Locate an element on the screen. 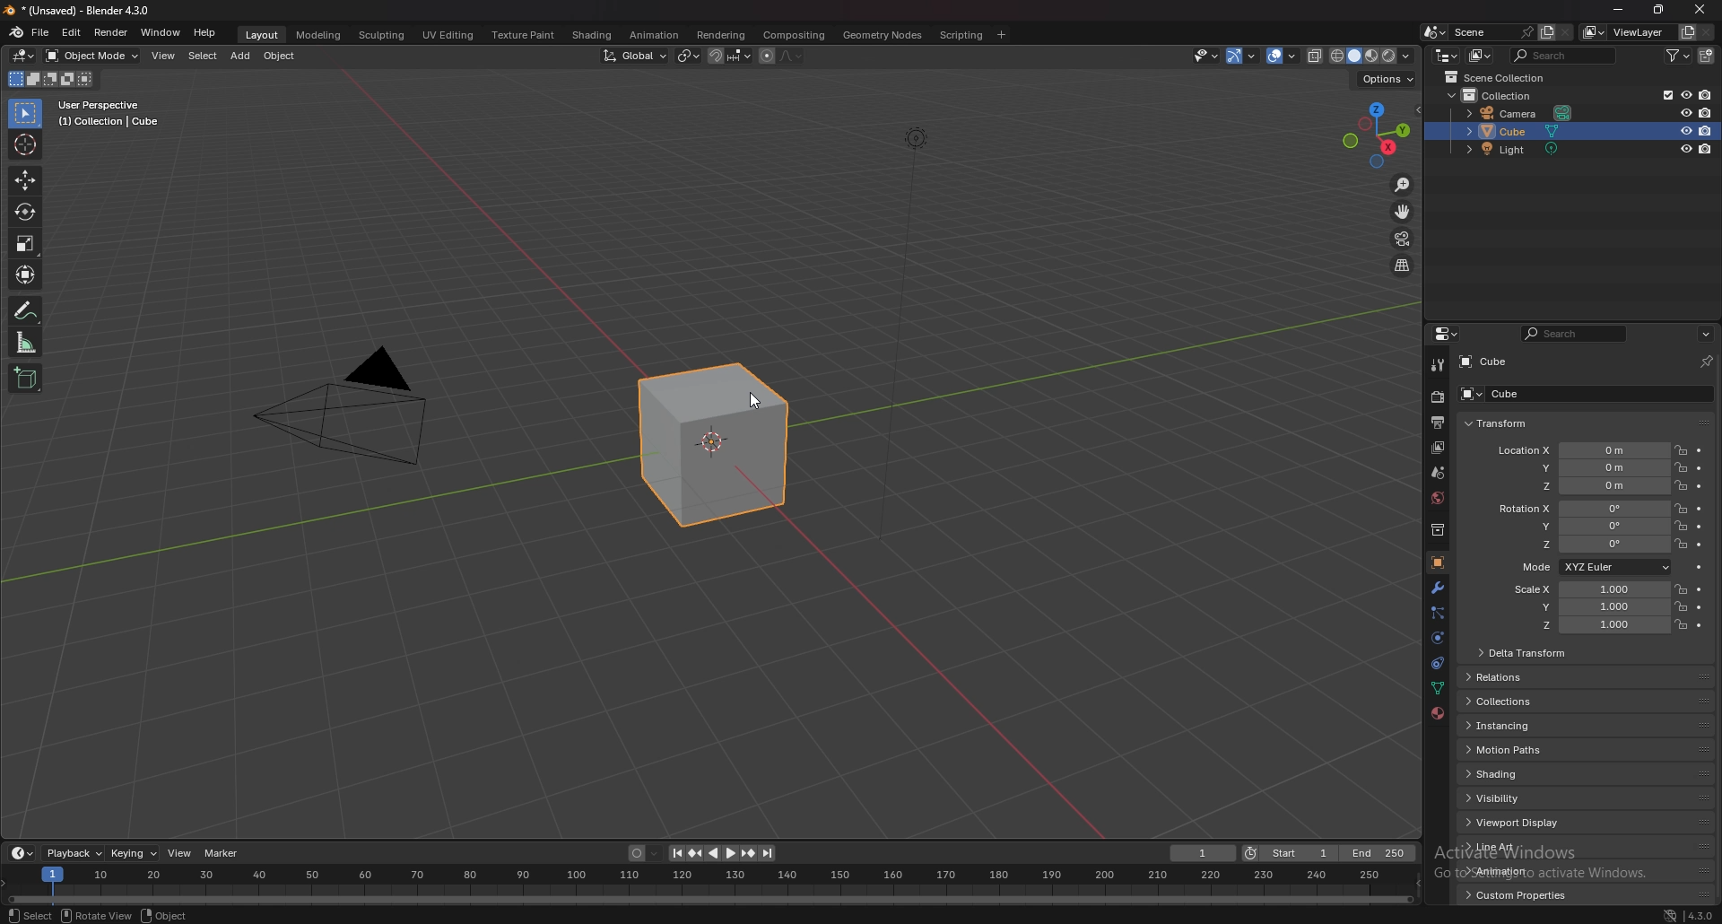 The height and width of the screenshot is (924, 1722). sculpting is located at coordinates (382, 35).